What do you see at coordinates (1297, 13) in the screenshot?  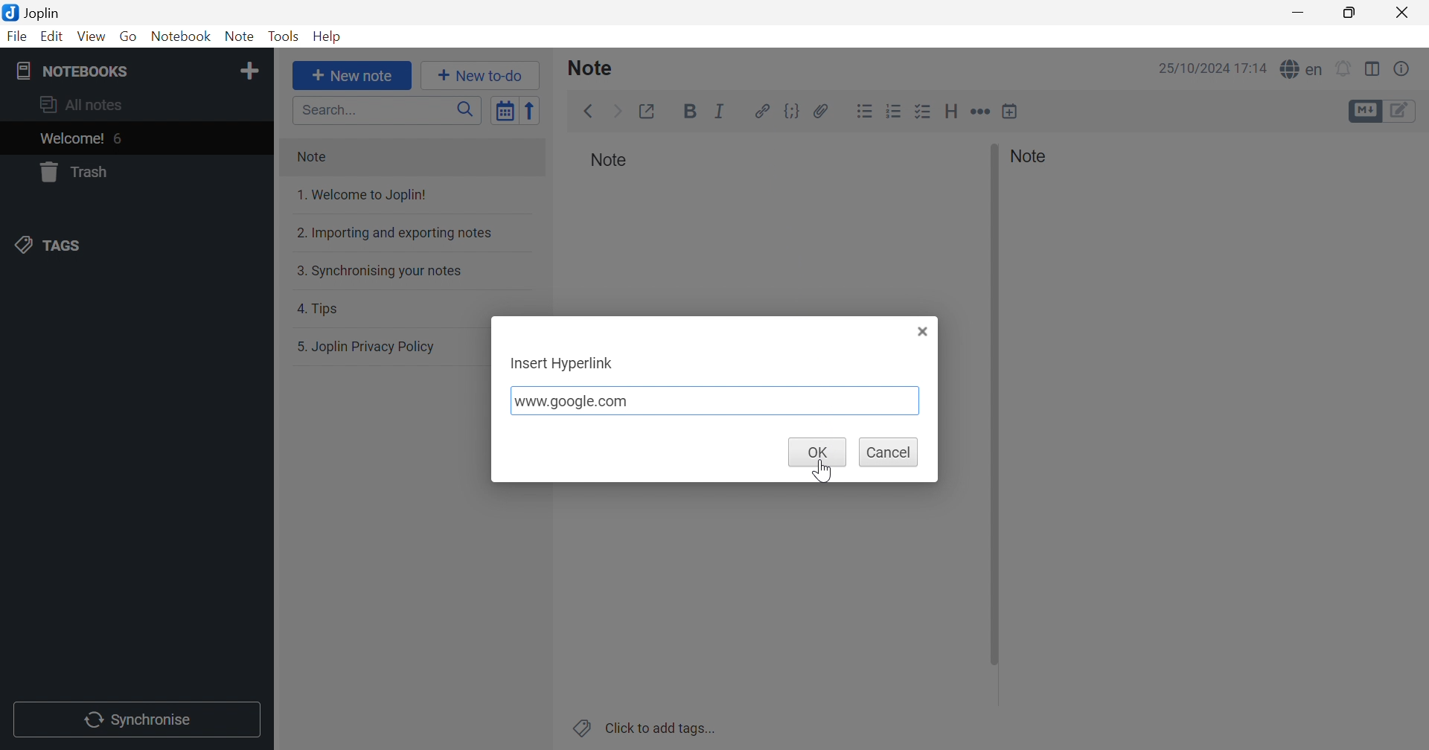 I see `Minimize` at bounding box center [1297, 13].